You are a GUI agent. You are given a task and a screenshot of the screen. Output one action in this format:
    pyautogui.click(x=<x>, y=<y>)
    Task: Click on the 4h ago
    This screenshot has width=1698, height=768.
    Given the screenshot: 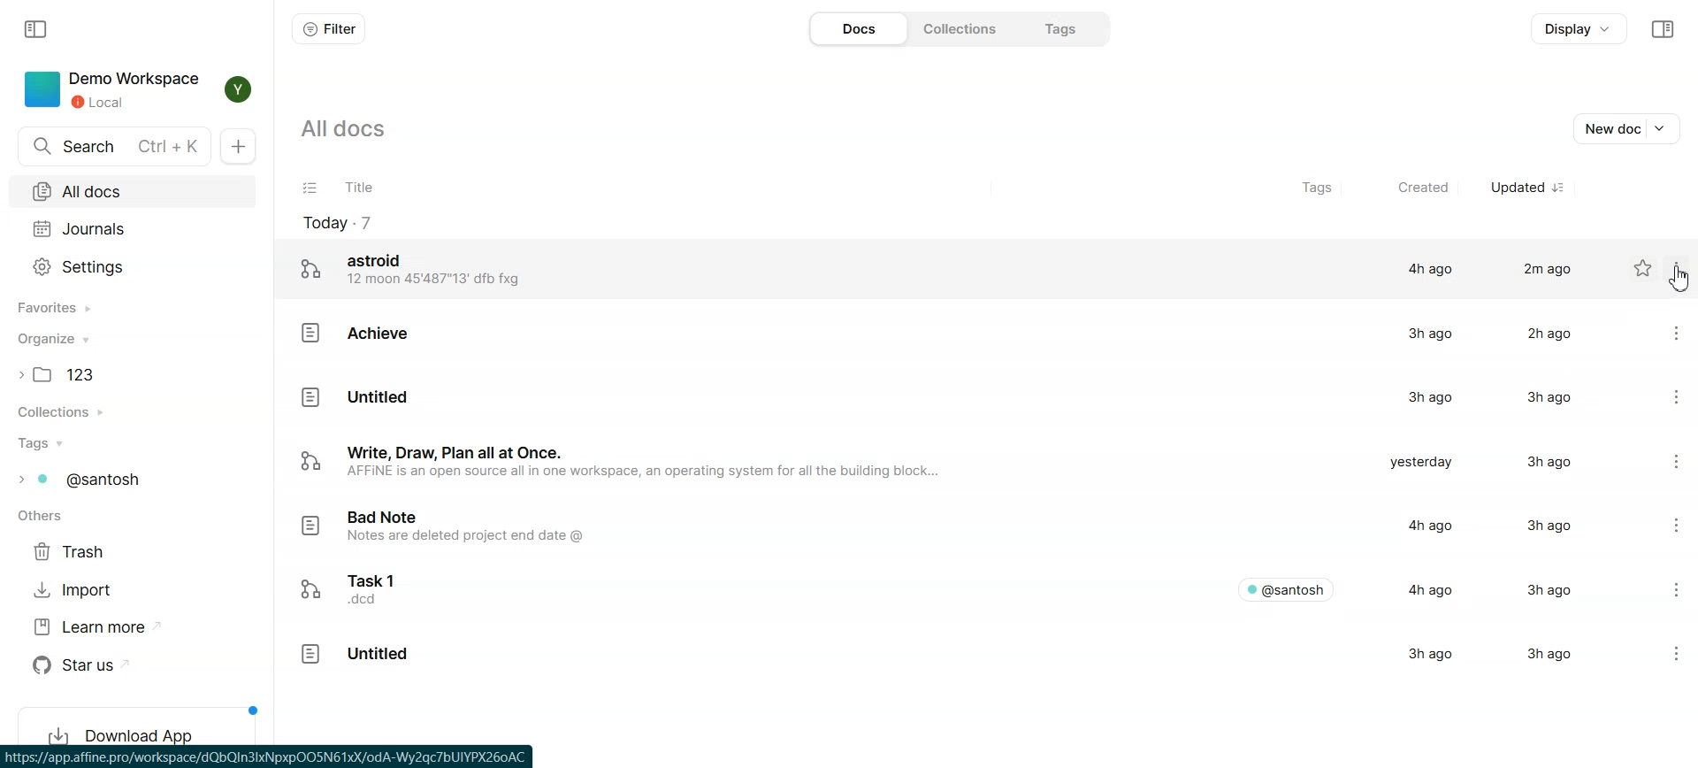 What is the action you would take?
    pyautogui.click(x=1426, y=268)
    